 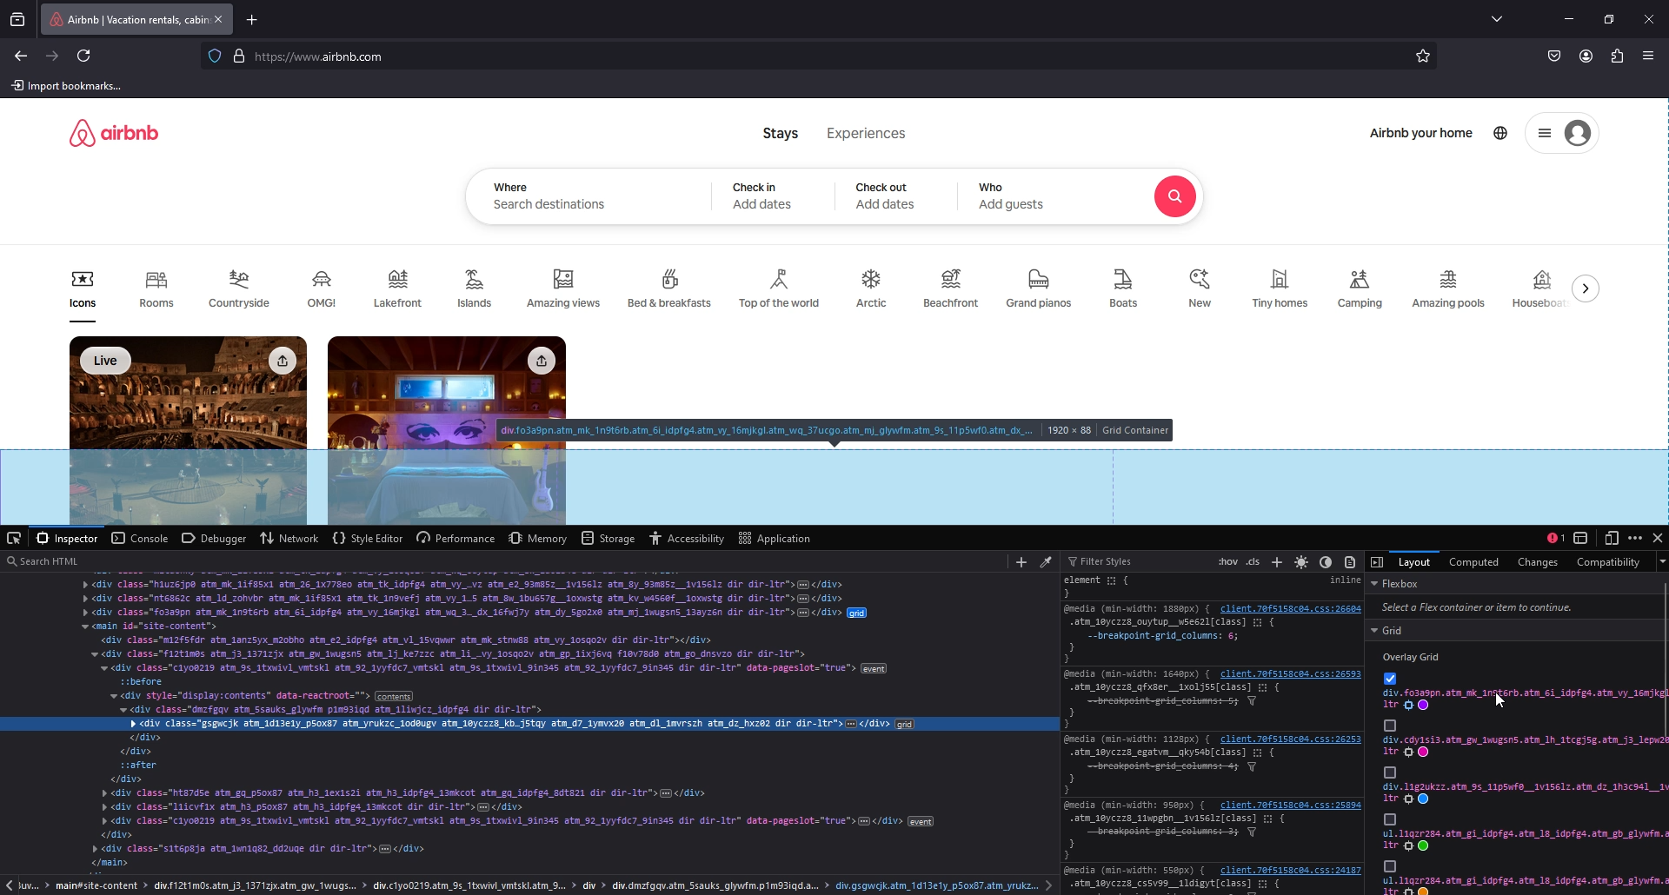 I want to click on swipe to right, so click(x=1590, y=288).